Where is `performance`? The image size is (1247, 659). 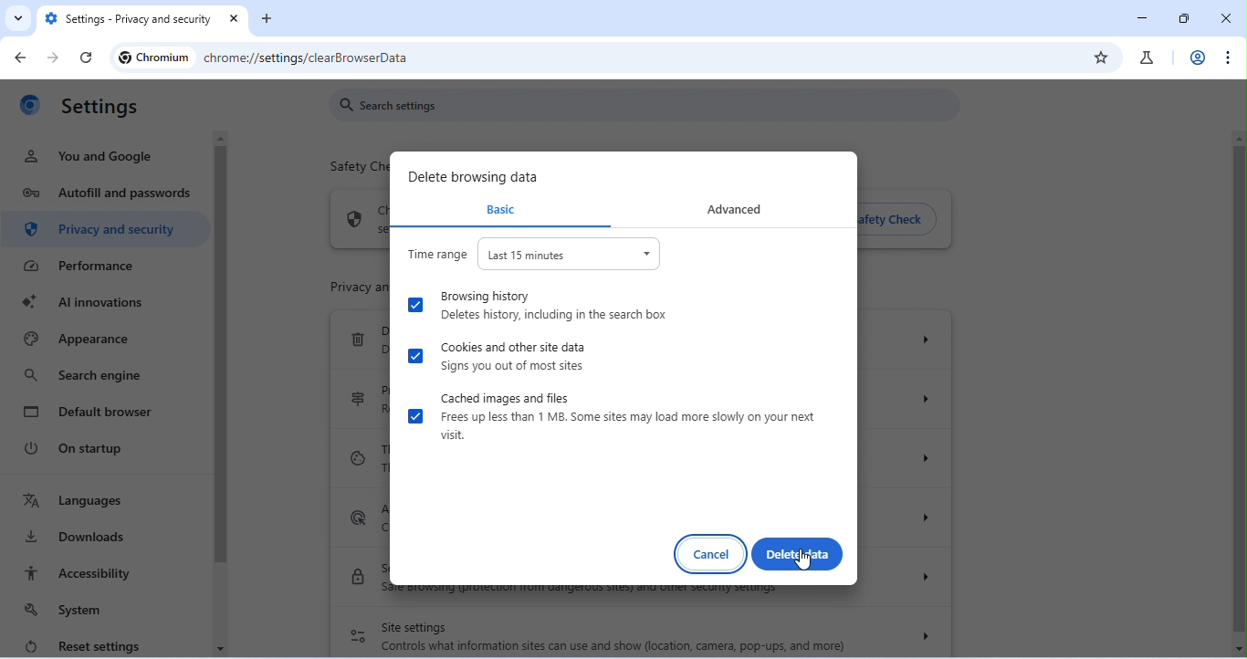
performance is located at coordinates (92, 267).